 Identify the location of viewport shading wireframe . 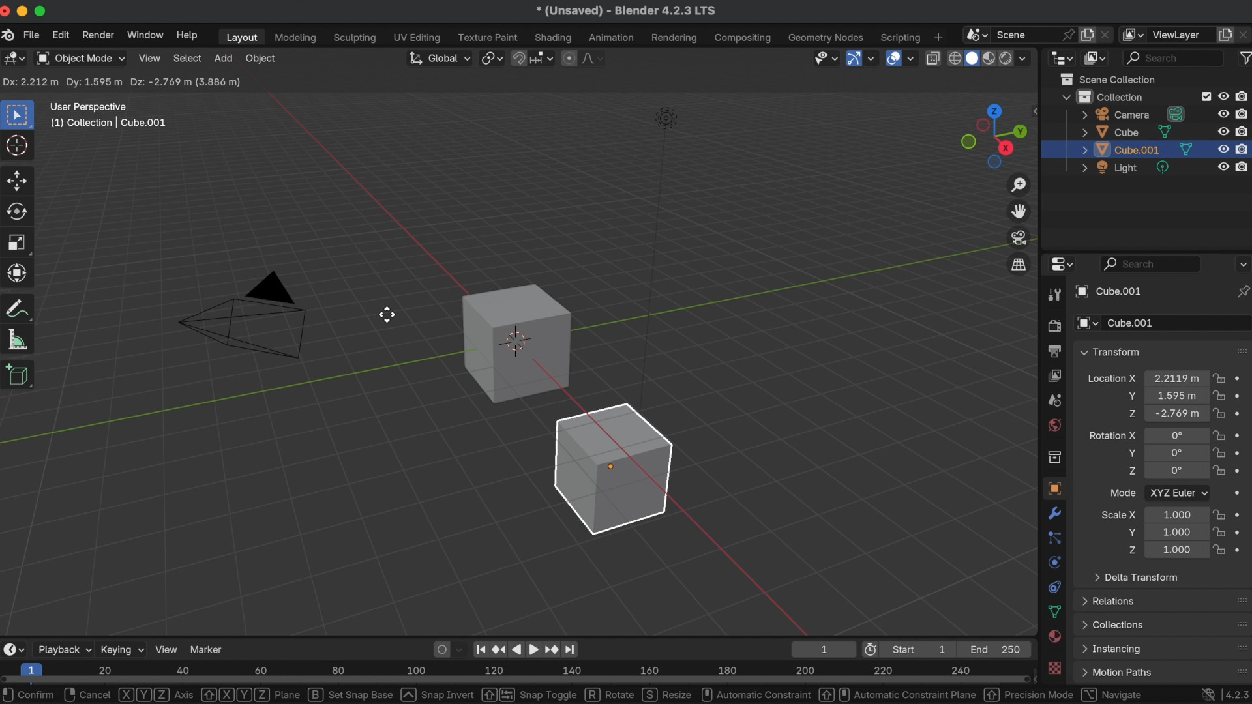
(953, 59).